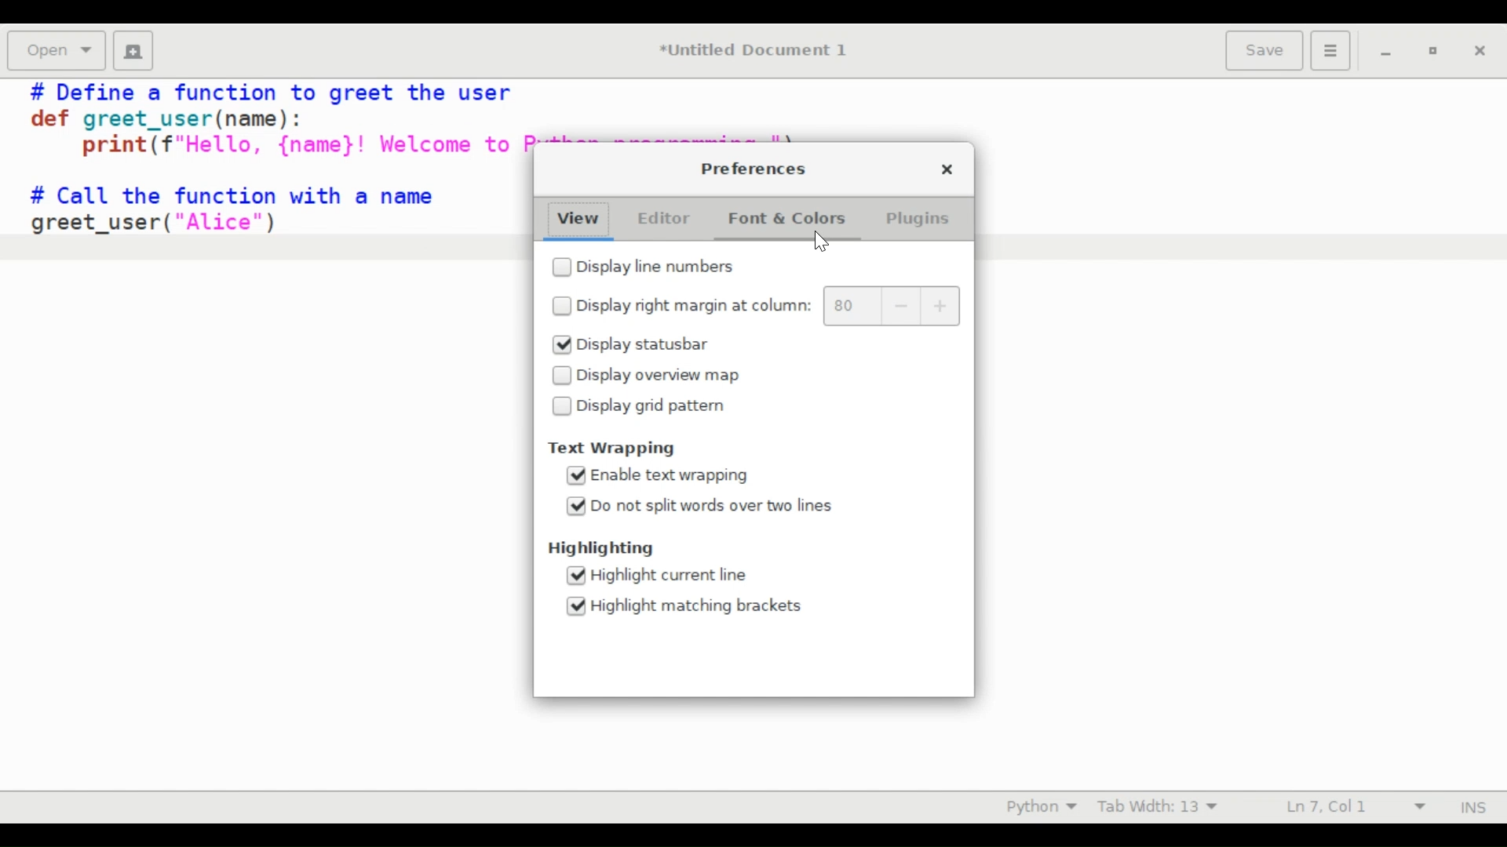 The width and height of the screenshot is (1507, 847). I want to click on (un)check Display Statusbar, so click(632, 344).